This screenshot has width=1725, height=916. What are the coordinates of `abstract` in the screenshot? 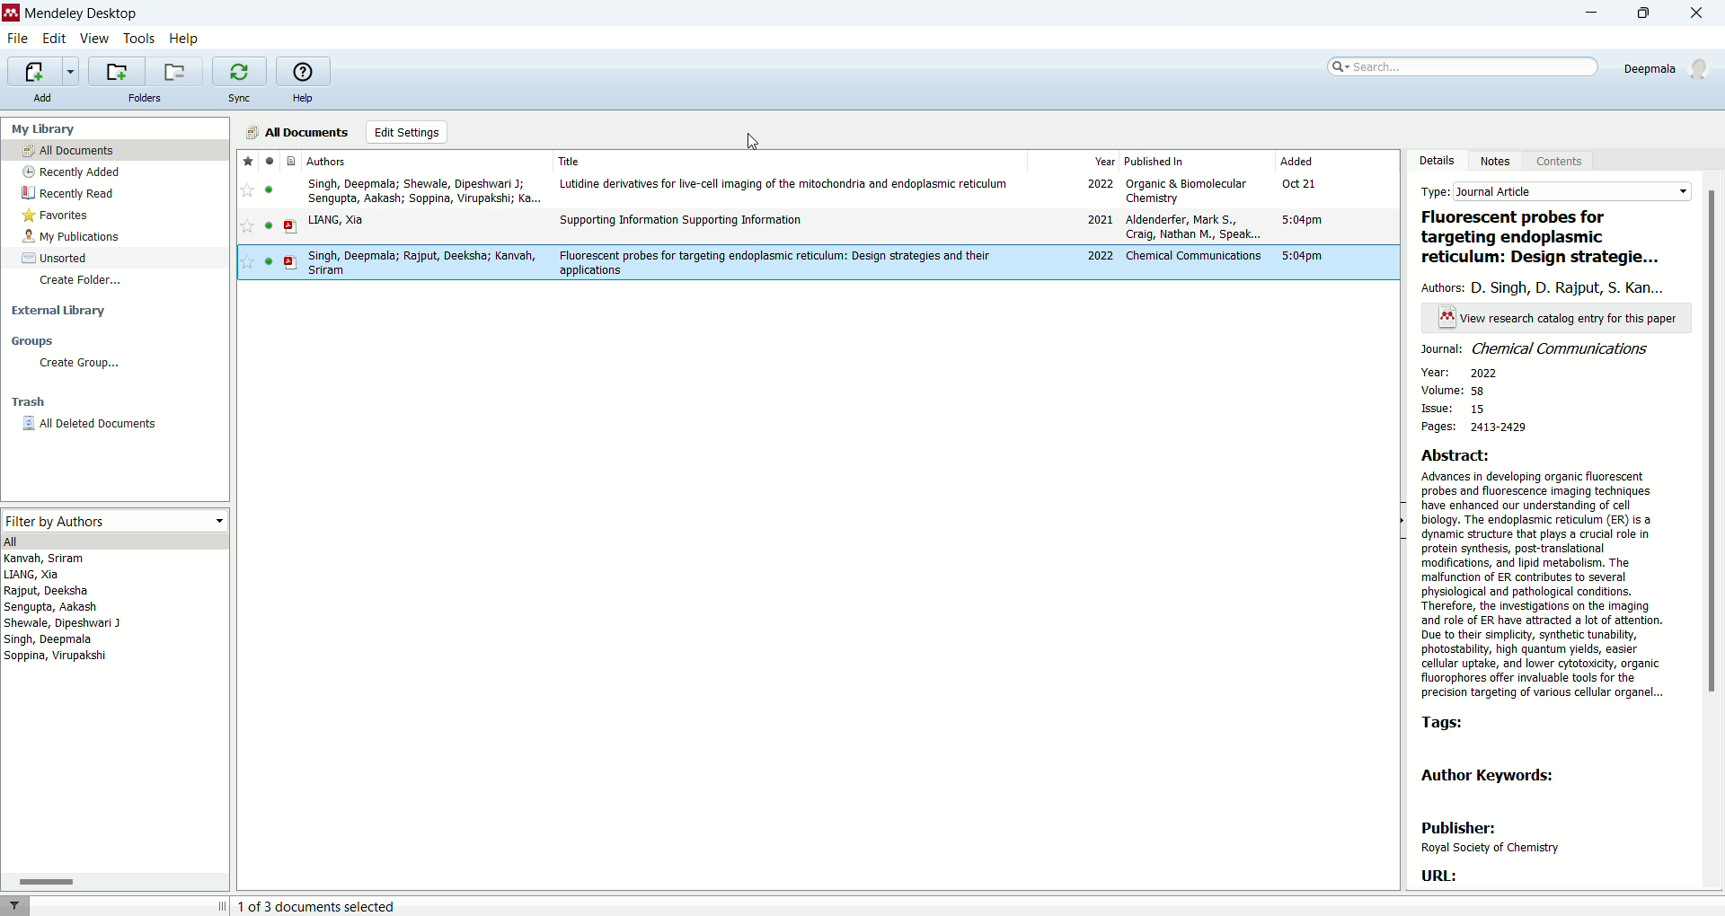 It's located at (1554, 574).